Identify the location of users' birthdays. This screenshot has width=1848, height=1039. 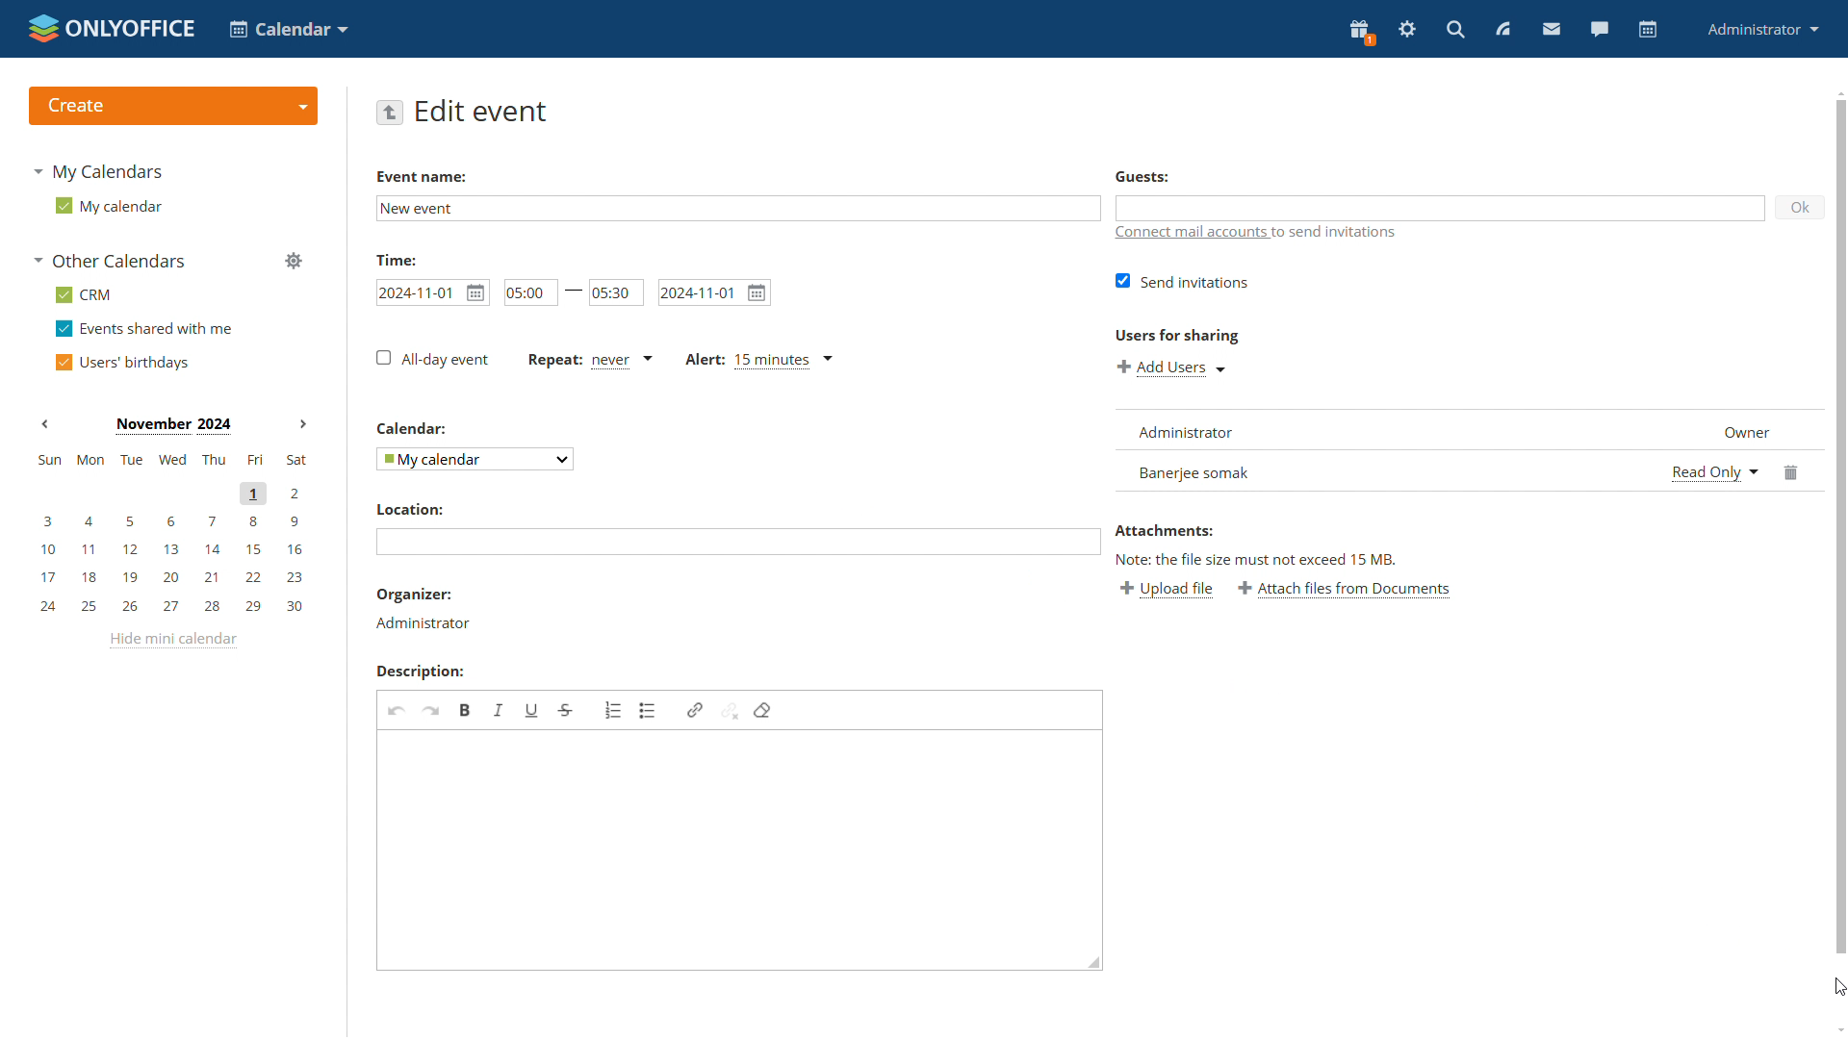
(126, 364).